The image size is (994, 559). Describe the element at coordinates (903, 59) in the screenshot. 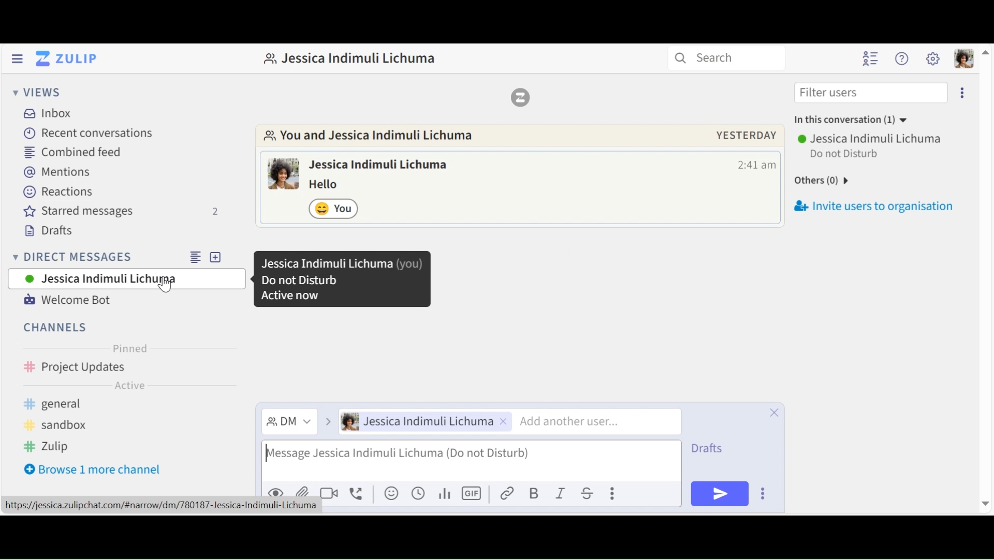

I see `Help menu` at that location.